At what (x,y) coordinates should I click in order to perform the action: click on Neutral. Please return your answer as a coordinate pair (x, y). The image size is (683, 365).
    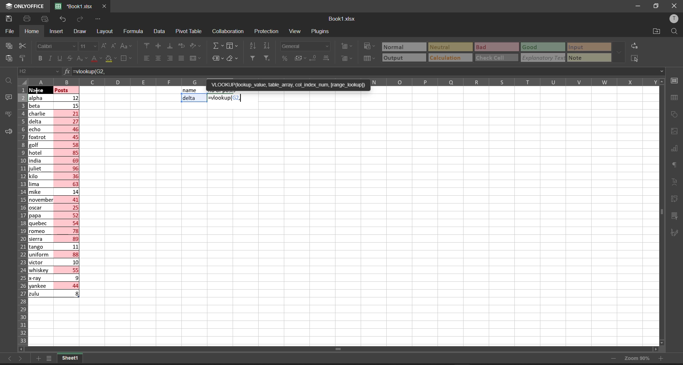
    Looking at the image, I should click on (441, 47).